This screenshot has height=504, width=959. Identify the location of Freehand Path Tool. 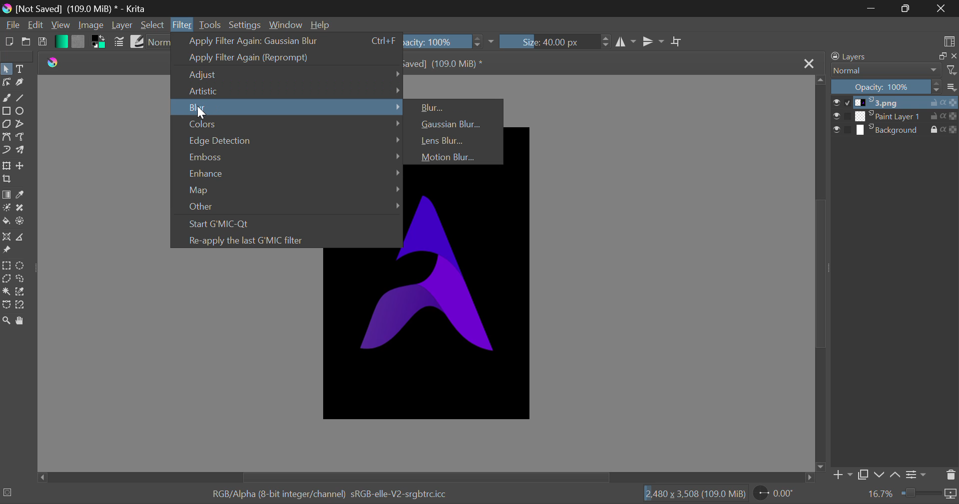
(21, 136).